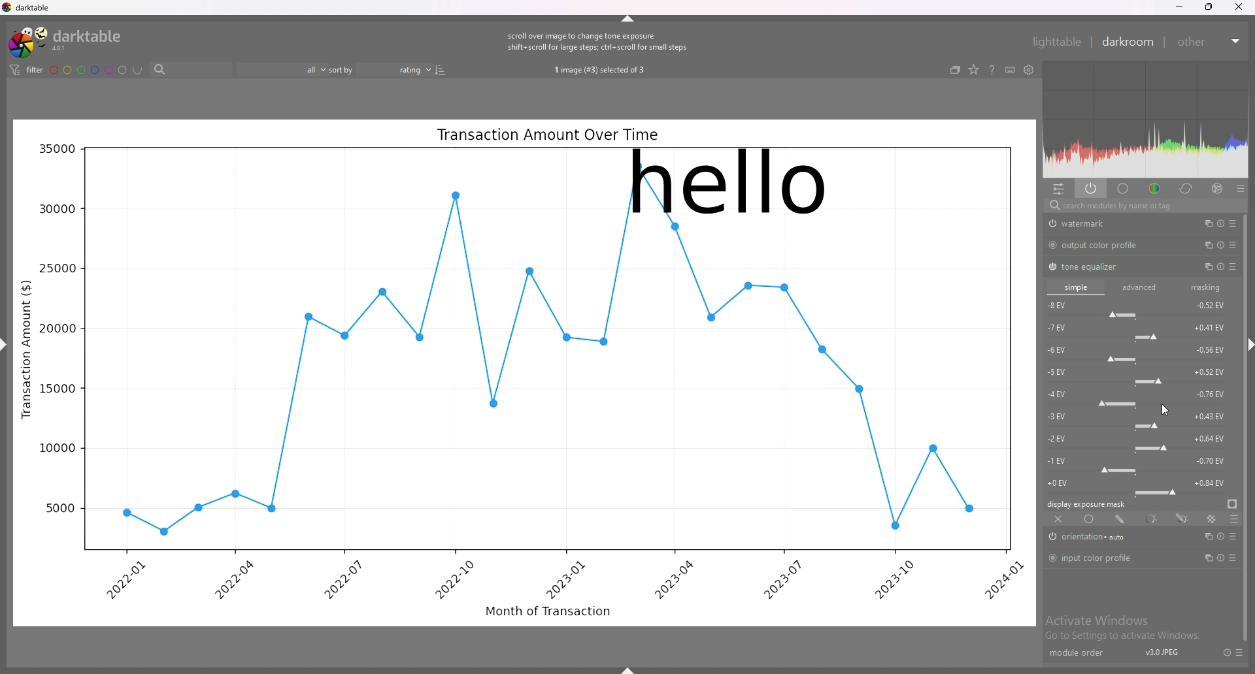 Image resolution: width=1255 pixels, height=674 pixels. Describe the element at coordinates (900, 580) in the screenshot. I see `2023-10` at that location.